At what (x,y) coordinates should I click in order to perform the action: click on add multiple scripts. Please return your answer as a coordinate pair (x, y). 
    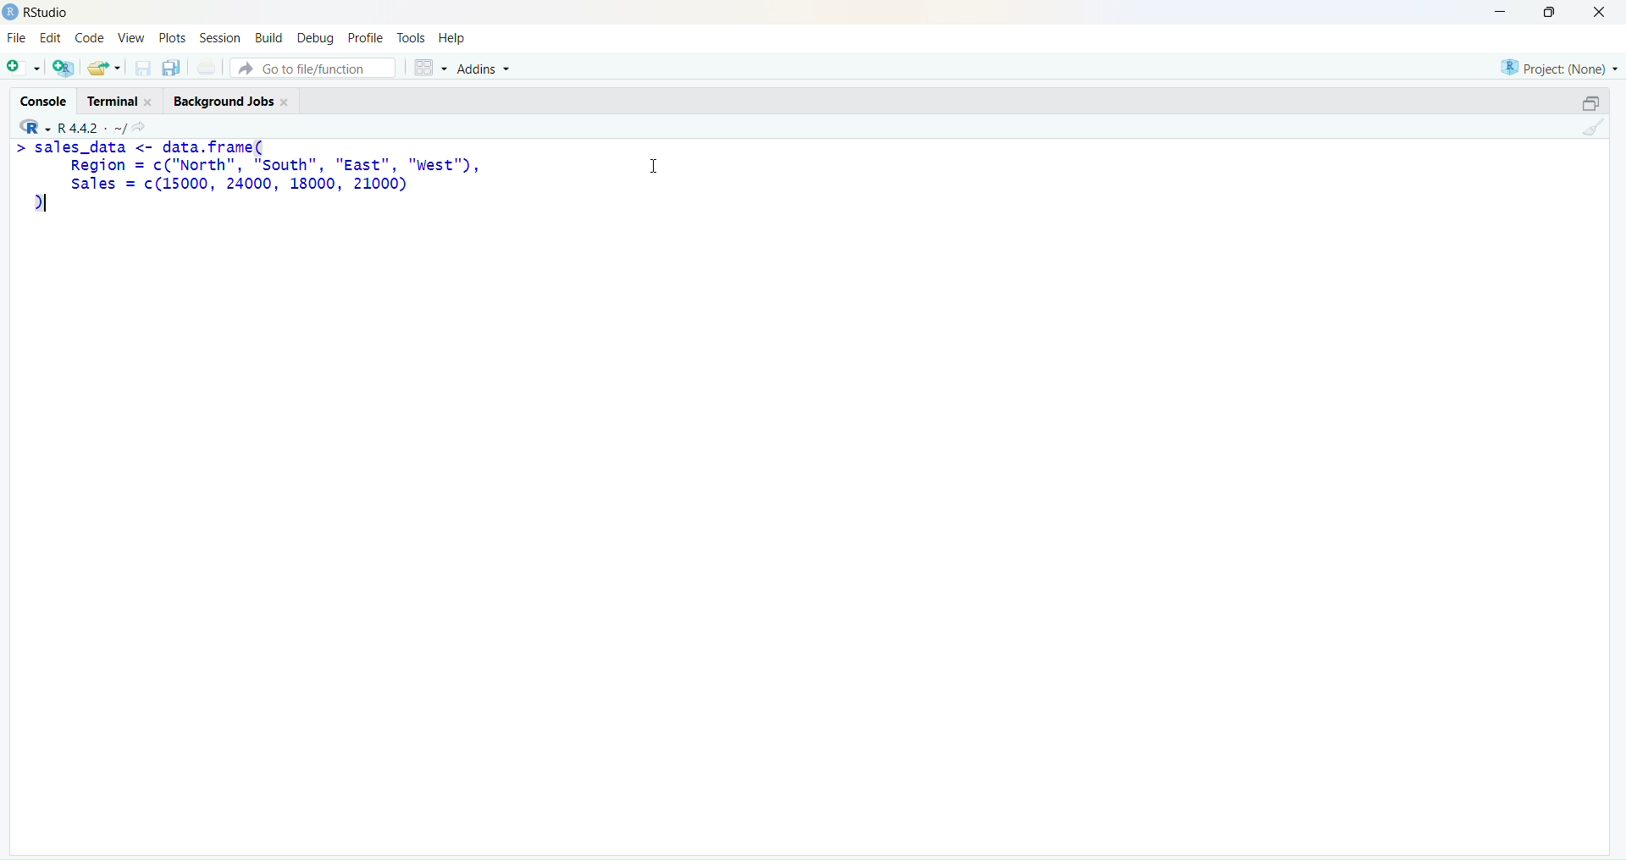
    Looking at the image, I should click on (64, 70).